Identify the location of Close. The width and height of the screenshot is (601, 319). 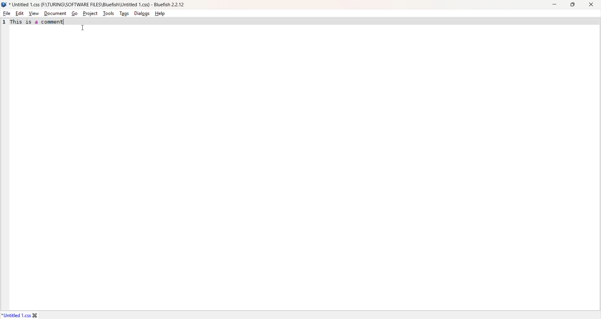
(593, 5).